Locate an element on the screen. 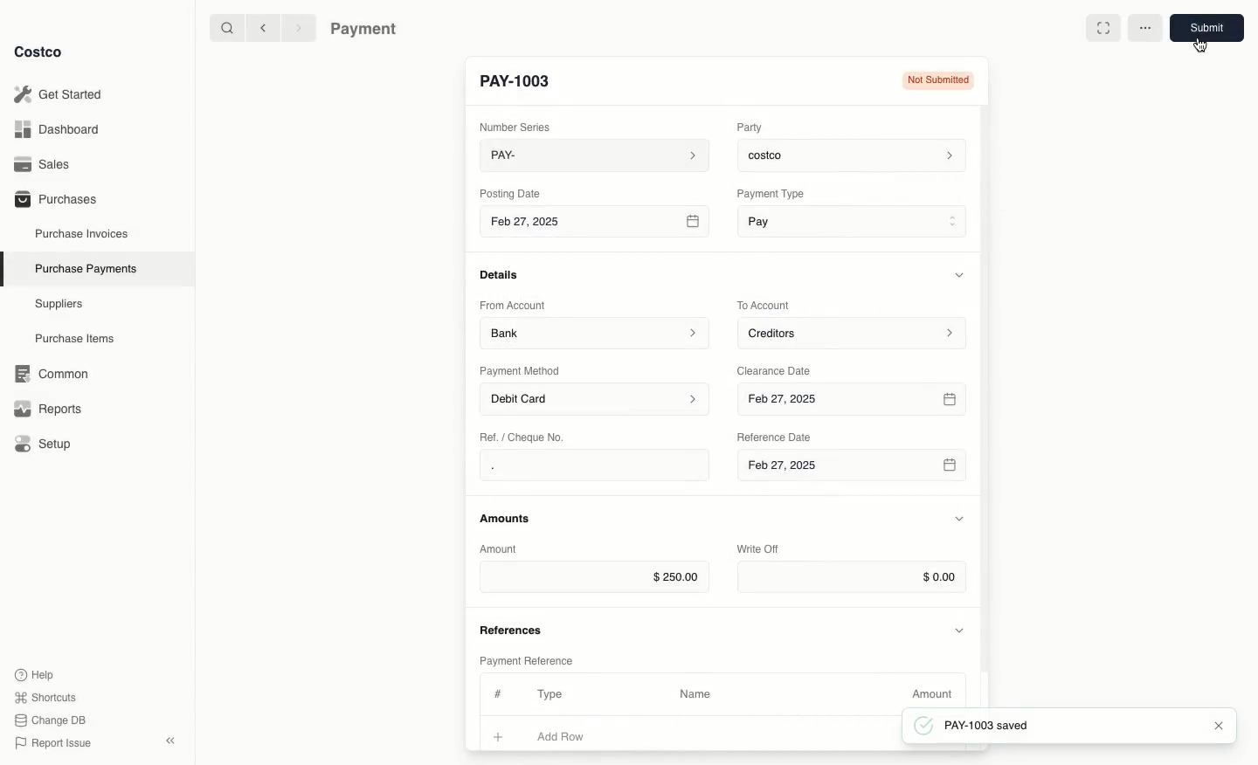 The height and width of the screenshot is (765, 1258). Hide is located at coordinates (959, 520).